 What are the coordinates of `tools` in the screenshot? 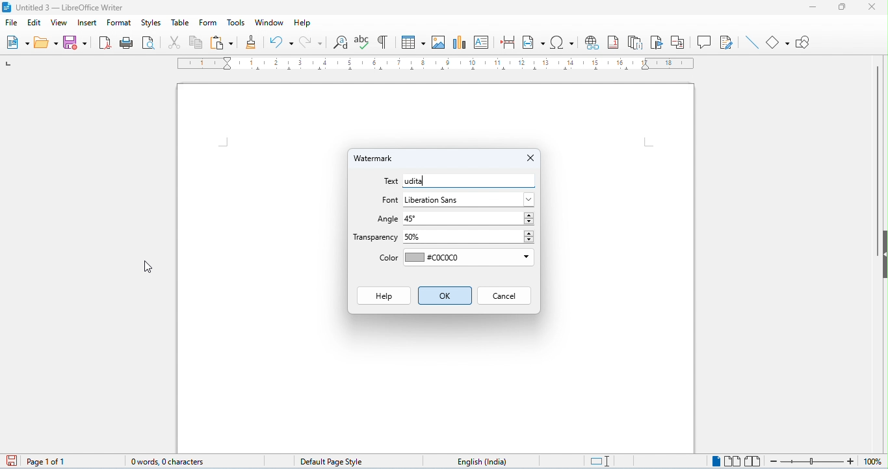 It's located at (237, 23).